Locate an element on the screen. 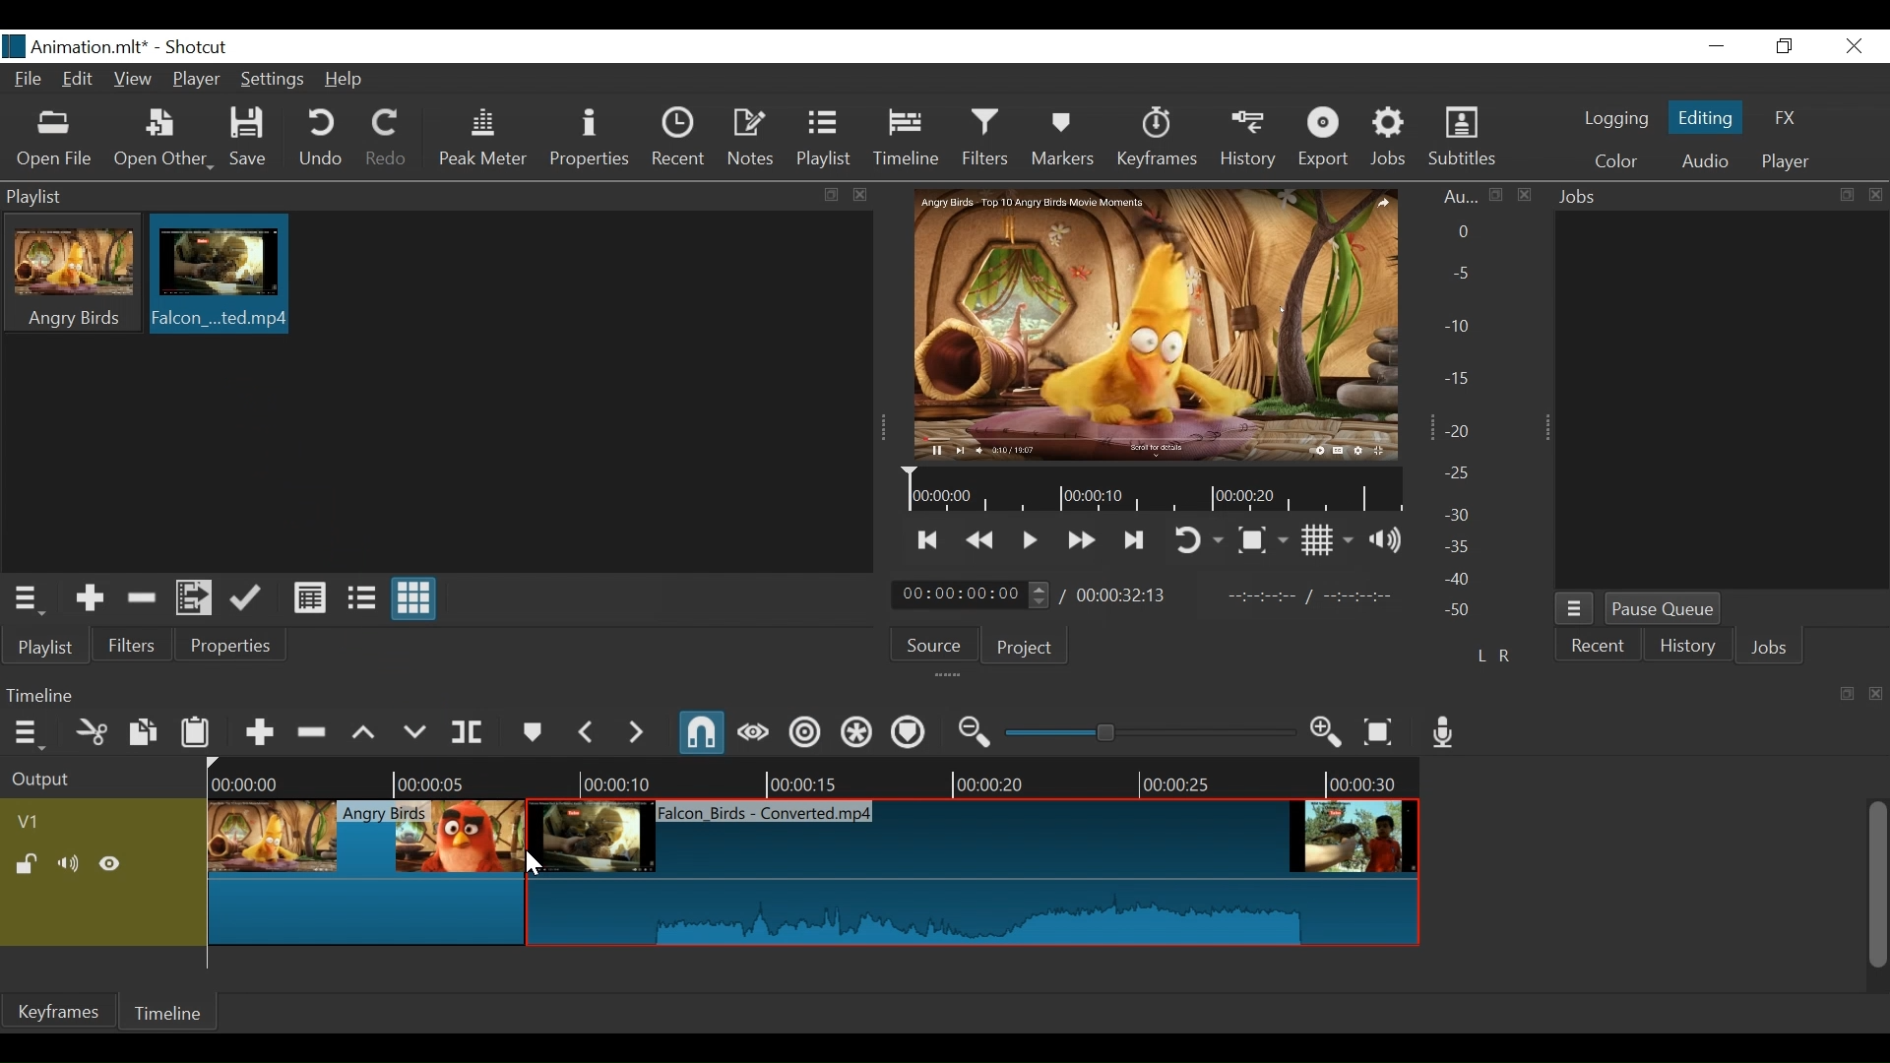  FX is located at coordinates (1786, 118).